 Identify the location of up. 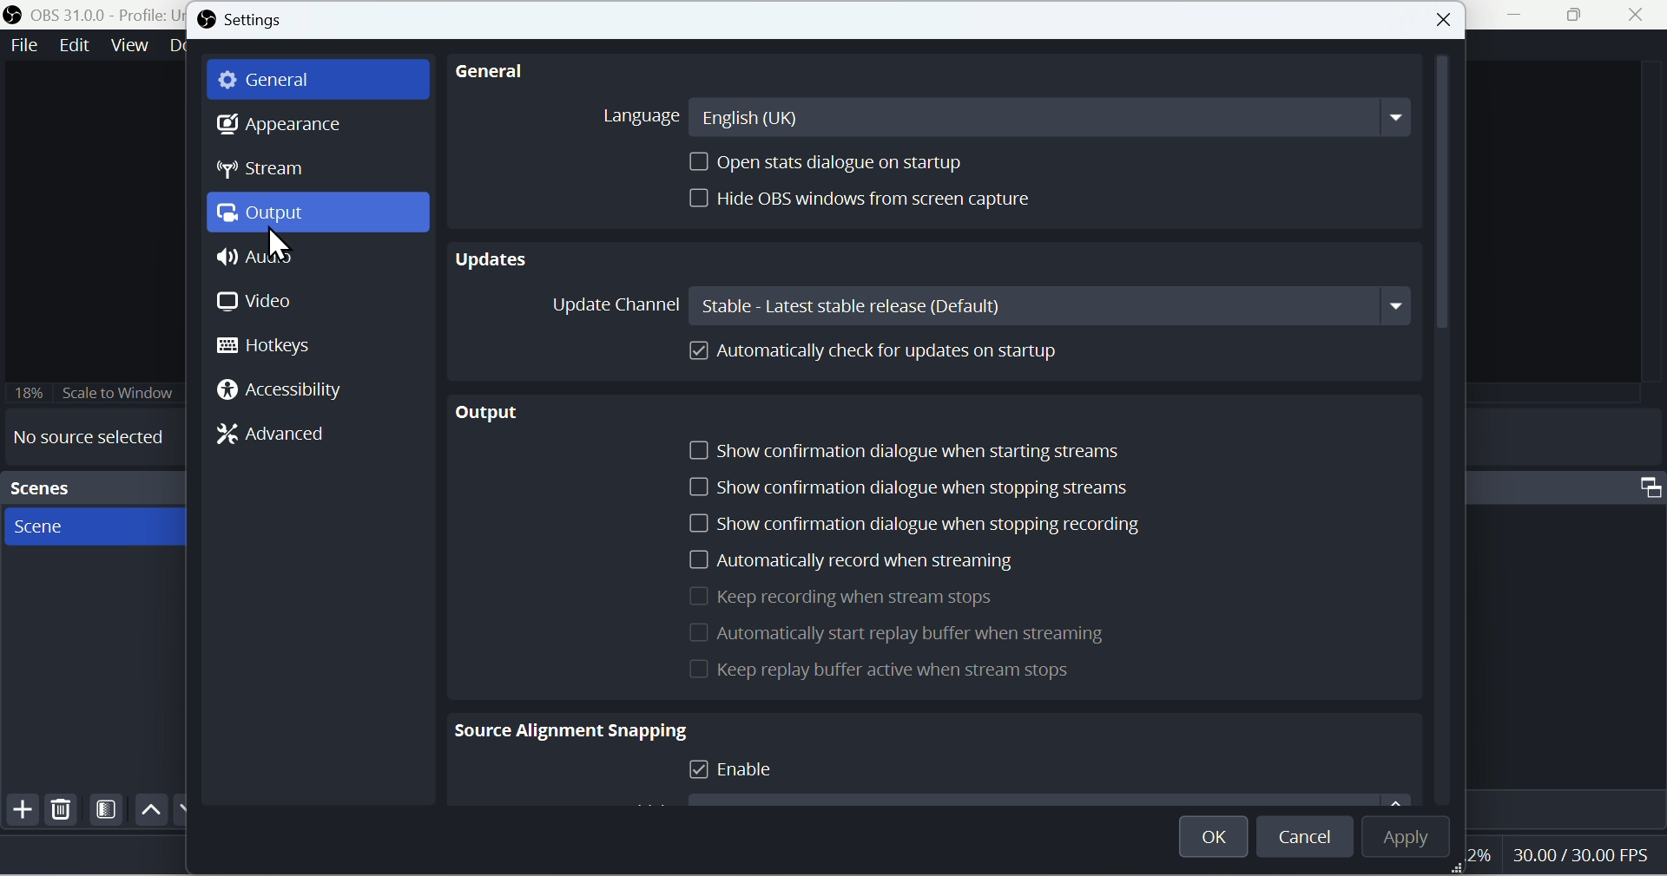
(148, 809).